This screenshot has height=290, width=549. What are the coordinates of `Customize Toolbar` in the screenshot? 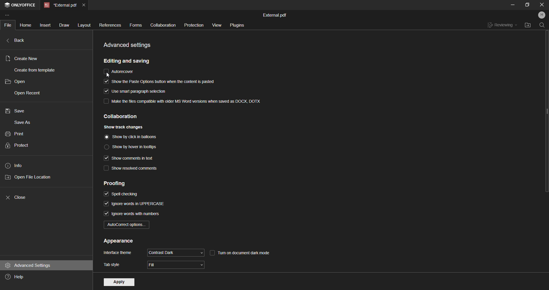 It's located at (9, 16).